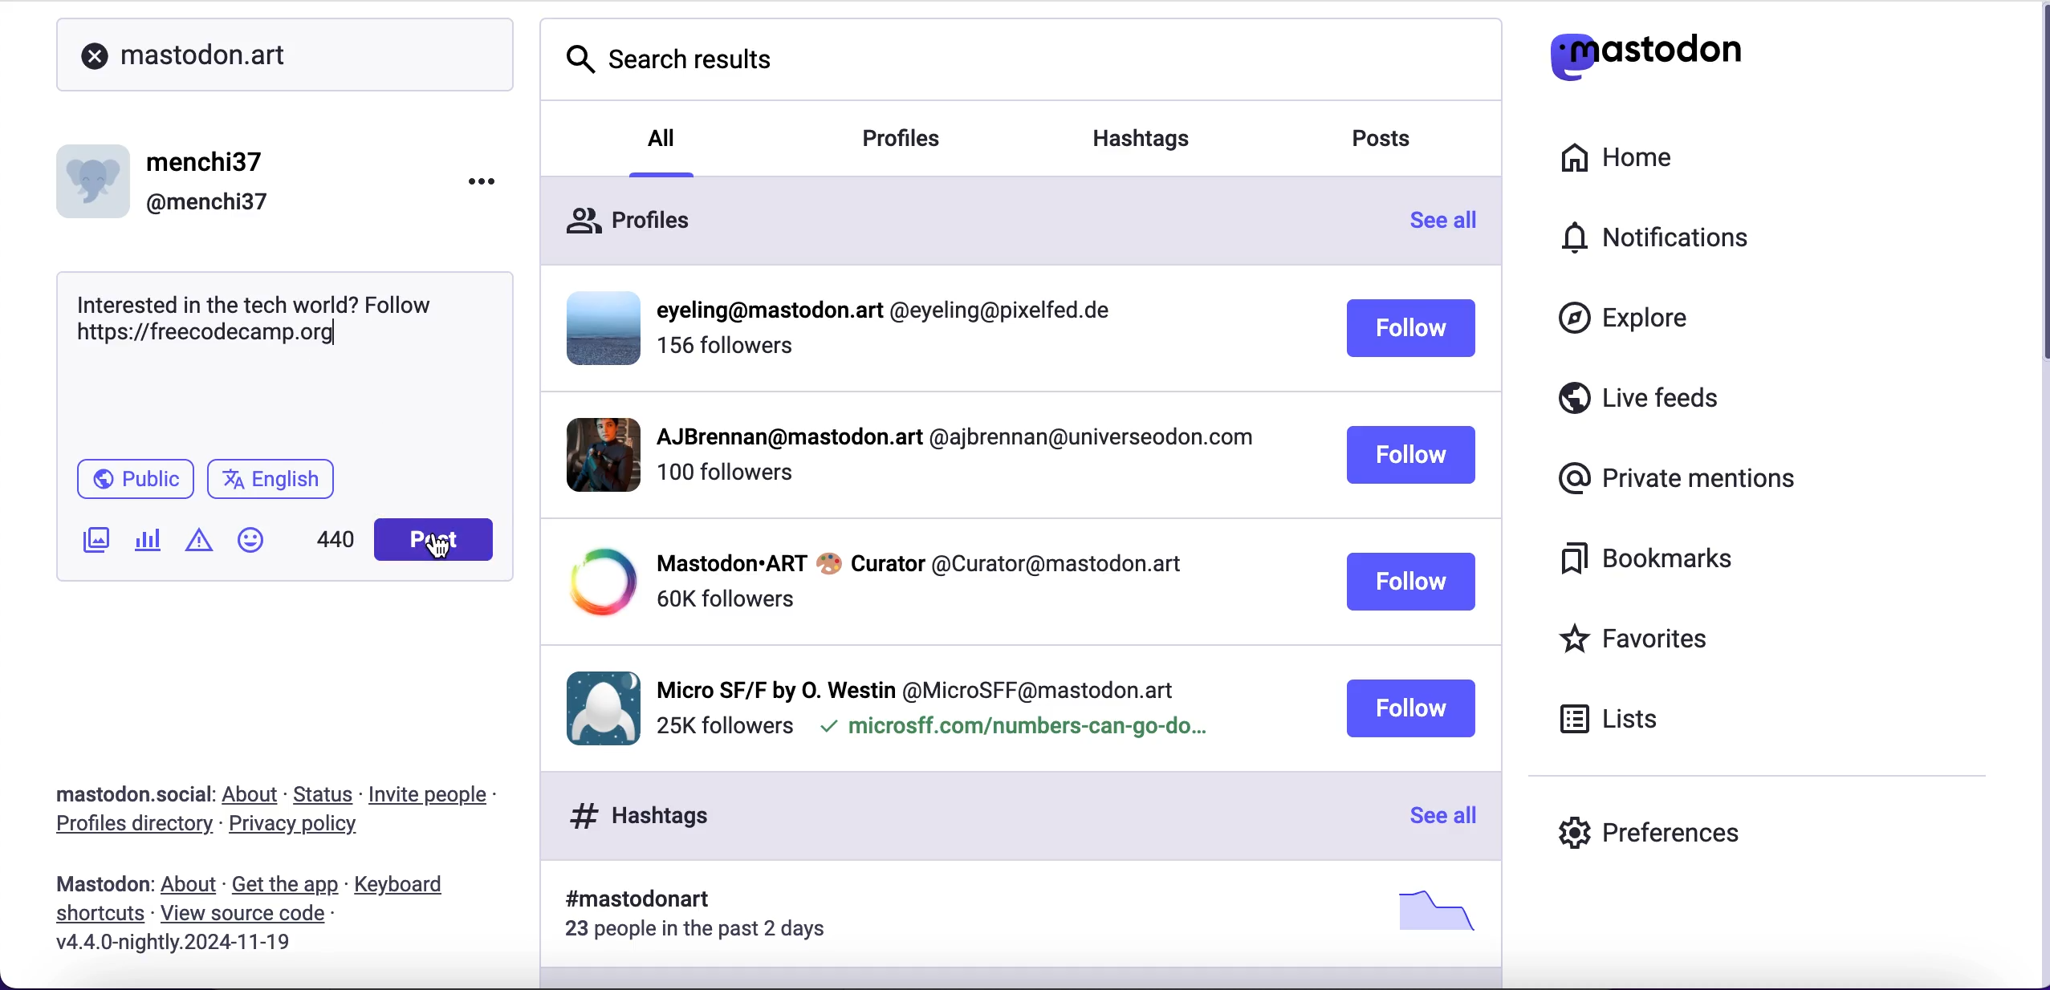 This screenshot has width=2050, height=990. Describe the element at coordinates (270, 319) in the screenshot. I see `post text` at that location.